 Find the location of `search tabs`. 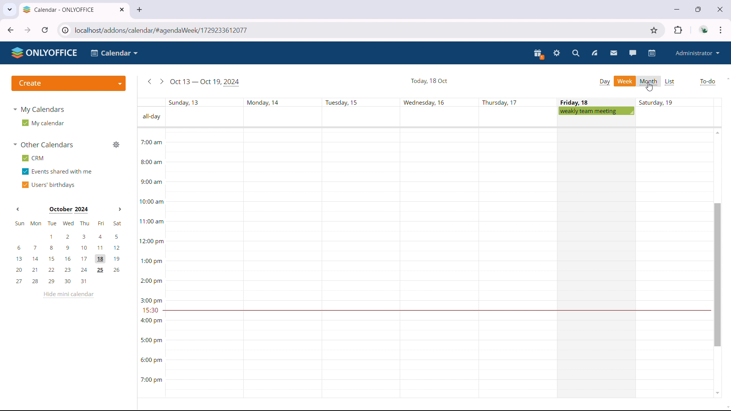

search tabs is located at coordinates (9, 10).